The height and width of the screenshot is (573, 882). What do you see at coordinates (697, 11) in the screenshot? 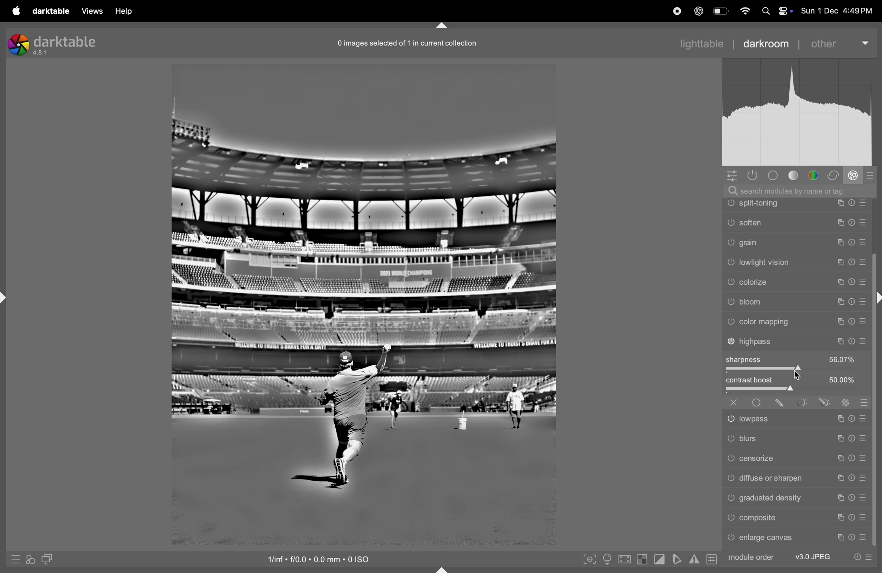
I see `cahtgpt` at bounding box center [697, 11].